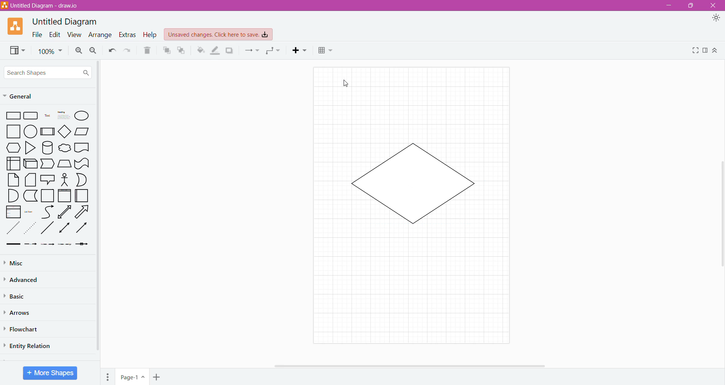  Describe the element at coordinates (201, 50) in the screenshot. I see `Fill Color` at that location.